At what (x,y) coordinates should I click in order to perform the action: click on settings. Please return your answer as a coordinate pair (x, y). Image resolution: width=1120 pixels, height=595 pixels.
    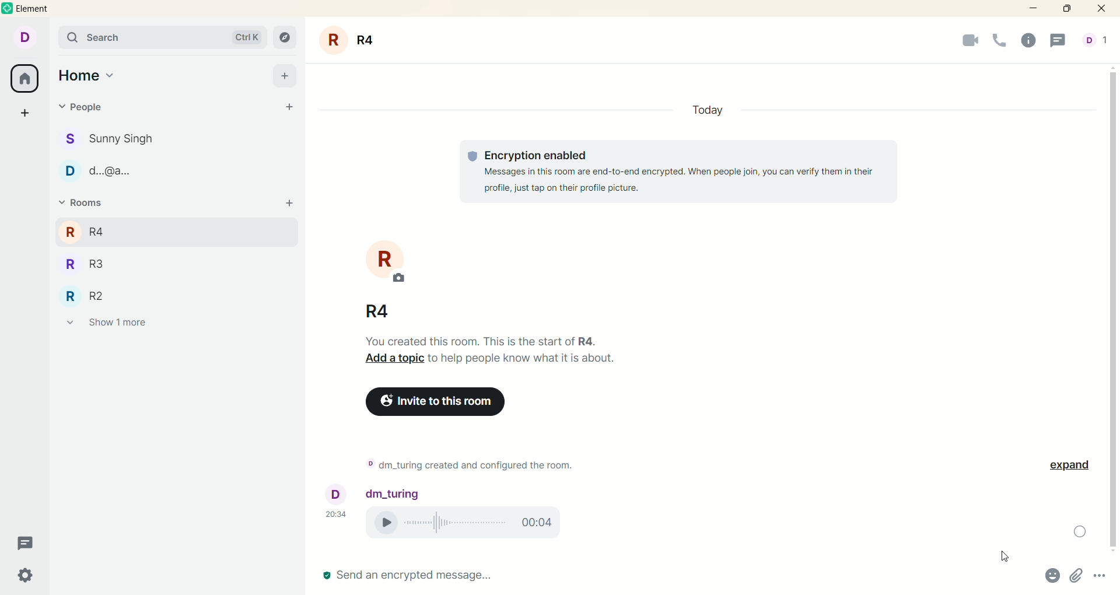
    Looking at the image, I should click on (26, 576).